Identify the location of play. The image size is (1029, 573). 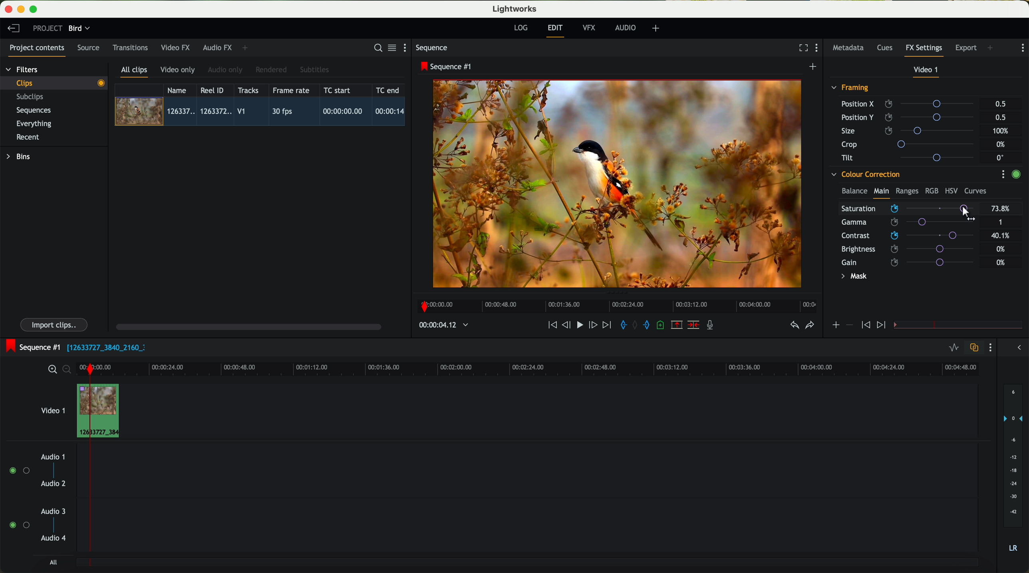
(579, 324).